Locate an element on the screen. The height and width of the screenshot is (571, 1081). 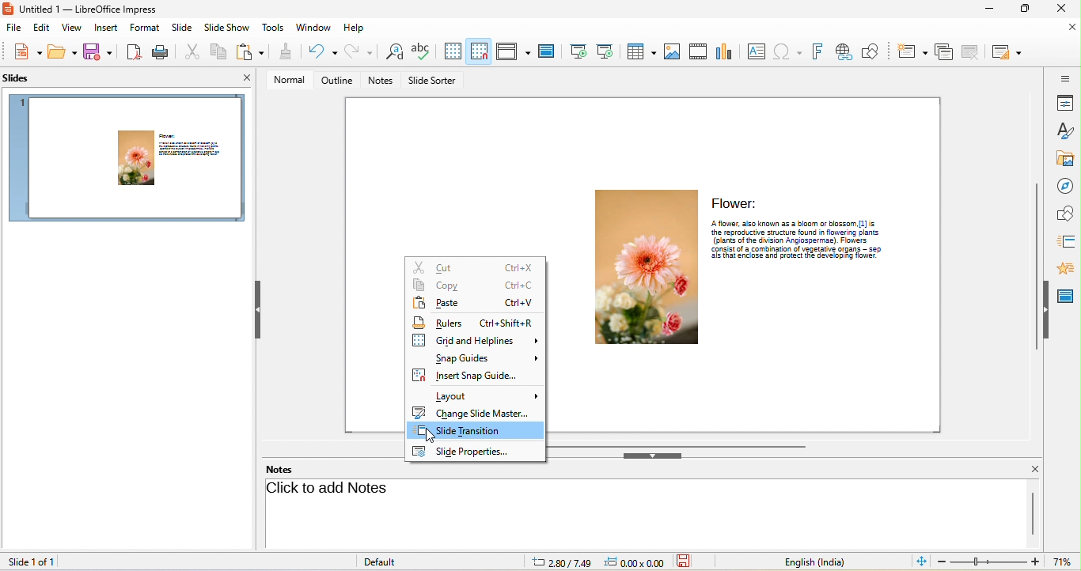
redo is located at coordinates (360, 52).